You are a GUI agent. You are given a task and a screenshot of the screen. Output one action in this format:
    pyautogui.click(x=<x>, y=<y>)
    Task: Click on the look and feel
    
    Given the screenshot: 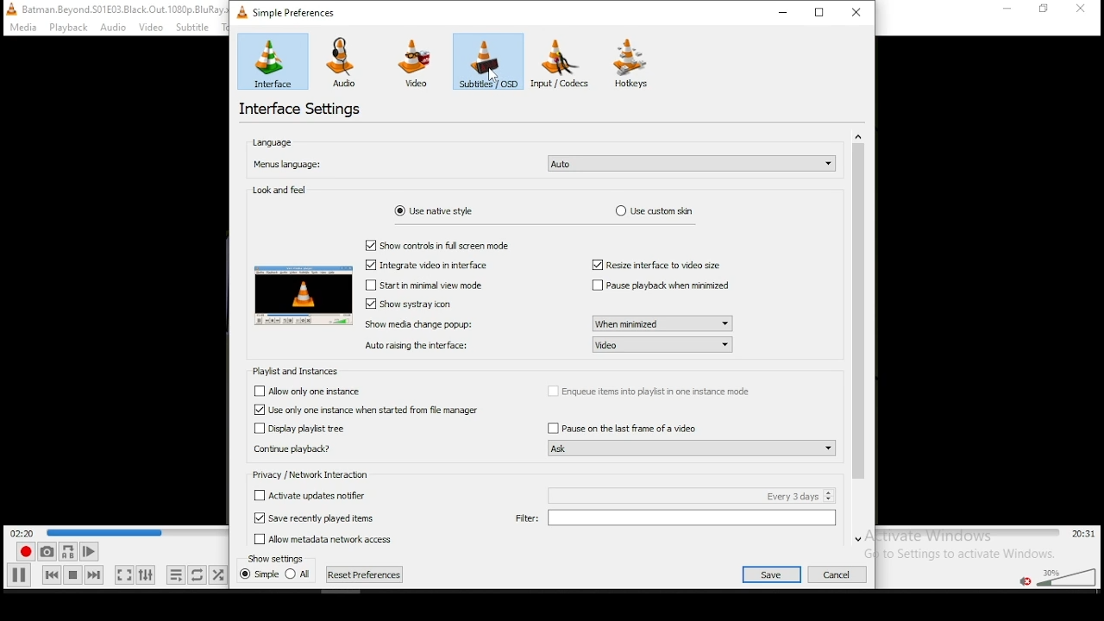 What is the action you would take?
    pyautogui.click(x=279, y=190)
    